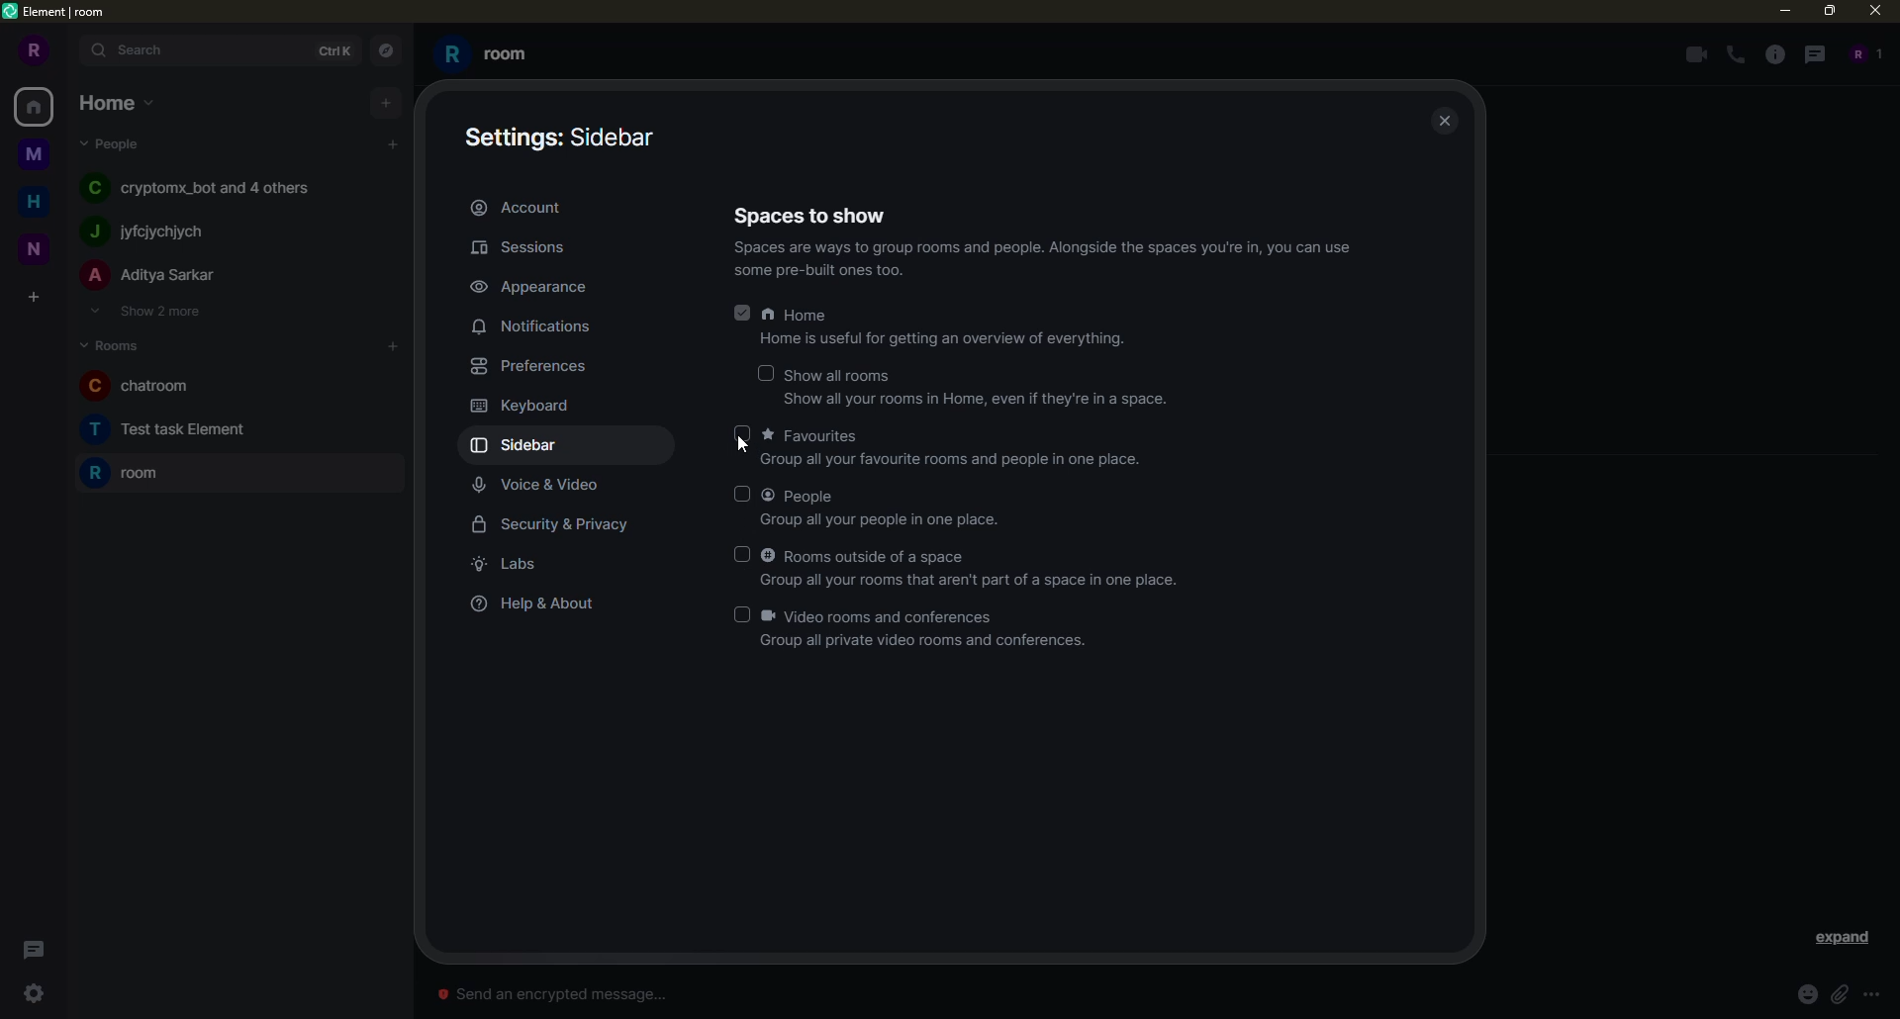 This screenshot has height=1019, width=1900. Describe the element at coordinates (742, 495) in the screenshot. I see `select` at that location.